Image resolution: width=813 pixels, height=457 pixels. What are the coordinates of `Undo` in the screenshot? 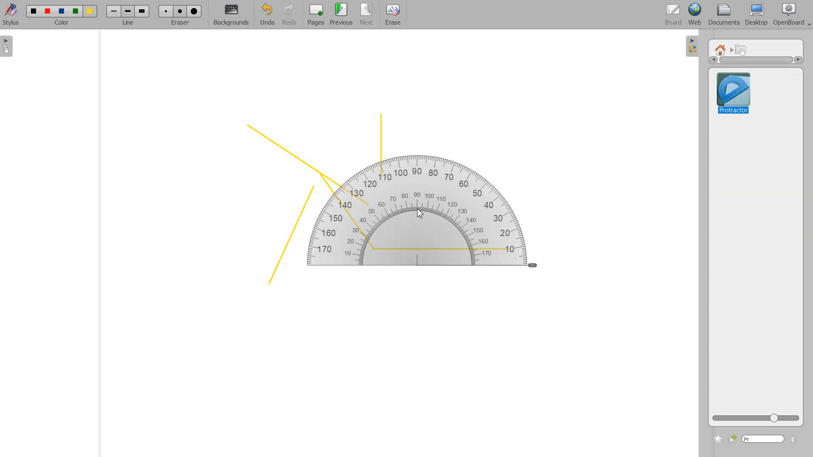 It's located at (266, 15).